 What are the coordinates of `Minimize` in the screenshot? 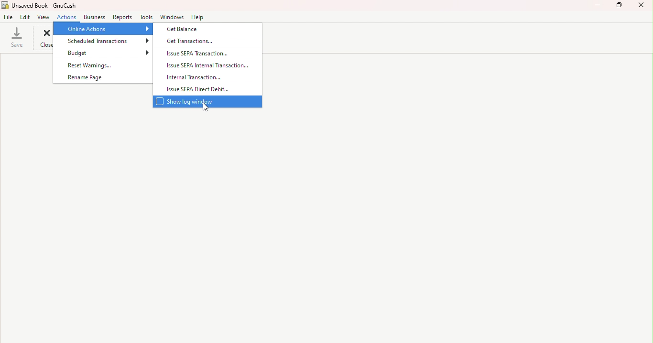 It's located at (598, 8).